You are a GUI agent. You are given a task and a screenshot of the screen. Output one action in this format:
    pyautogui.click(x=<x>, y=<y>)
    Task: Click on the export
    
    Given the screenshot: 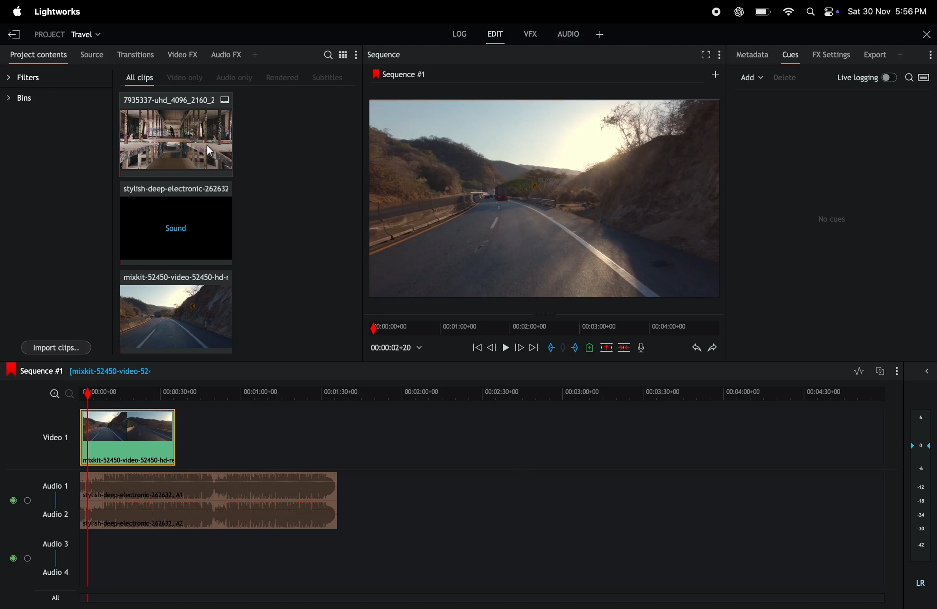 What is the action you would take?
    pyautogui.click(x=879, y=55)
    